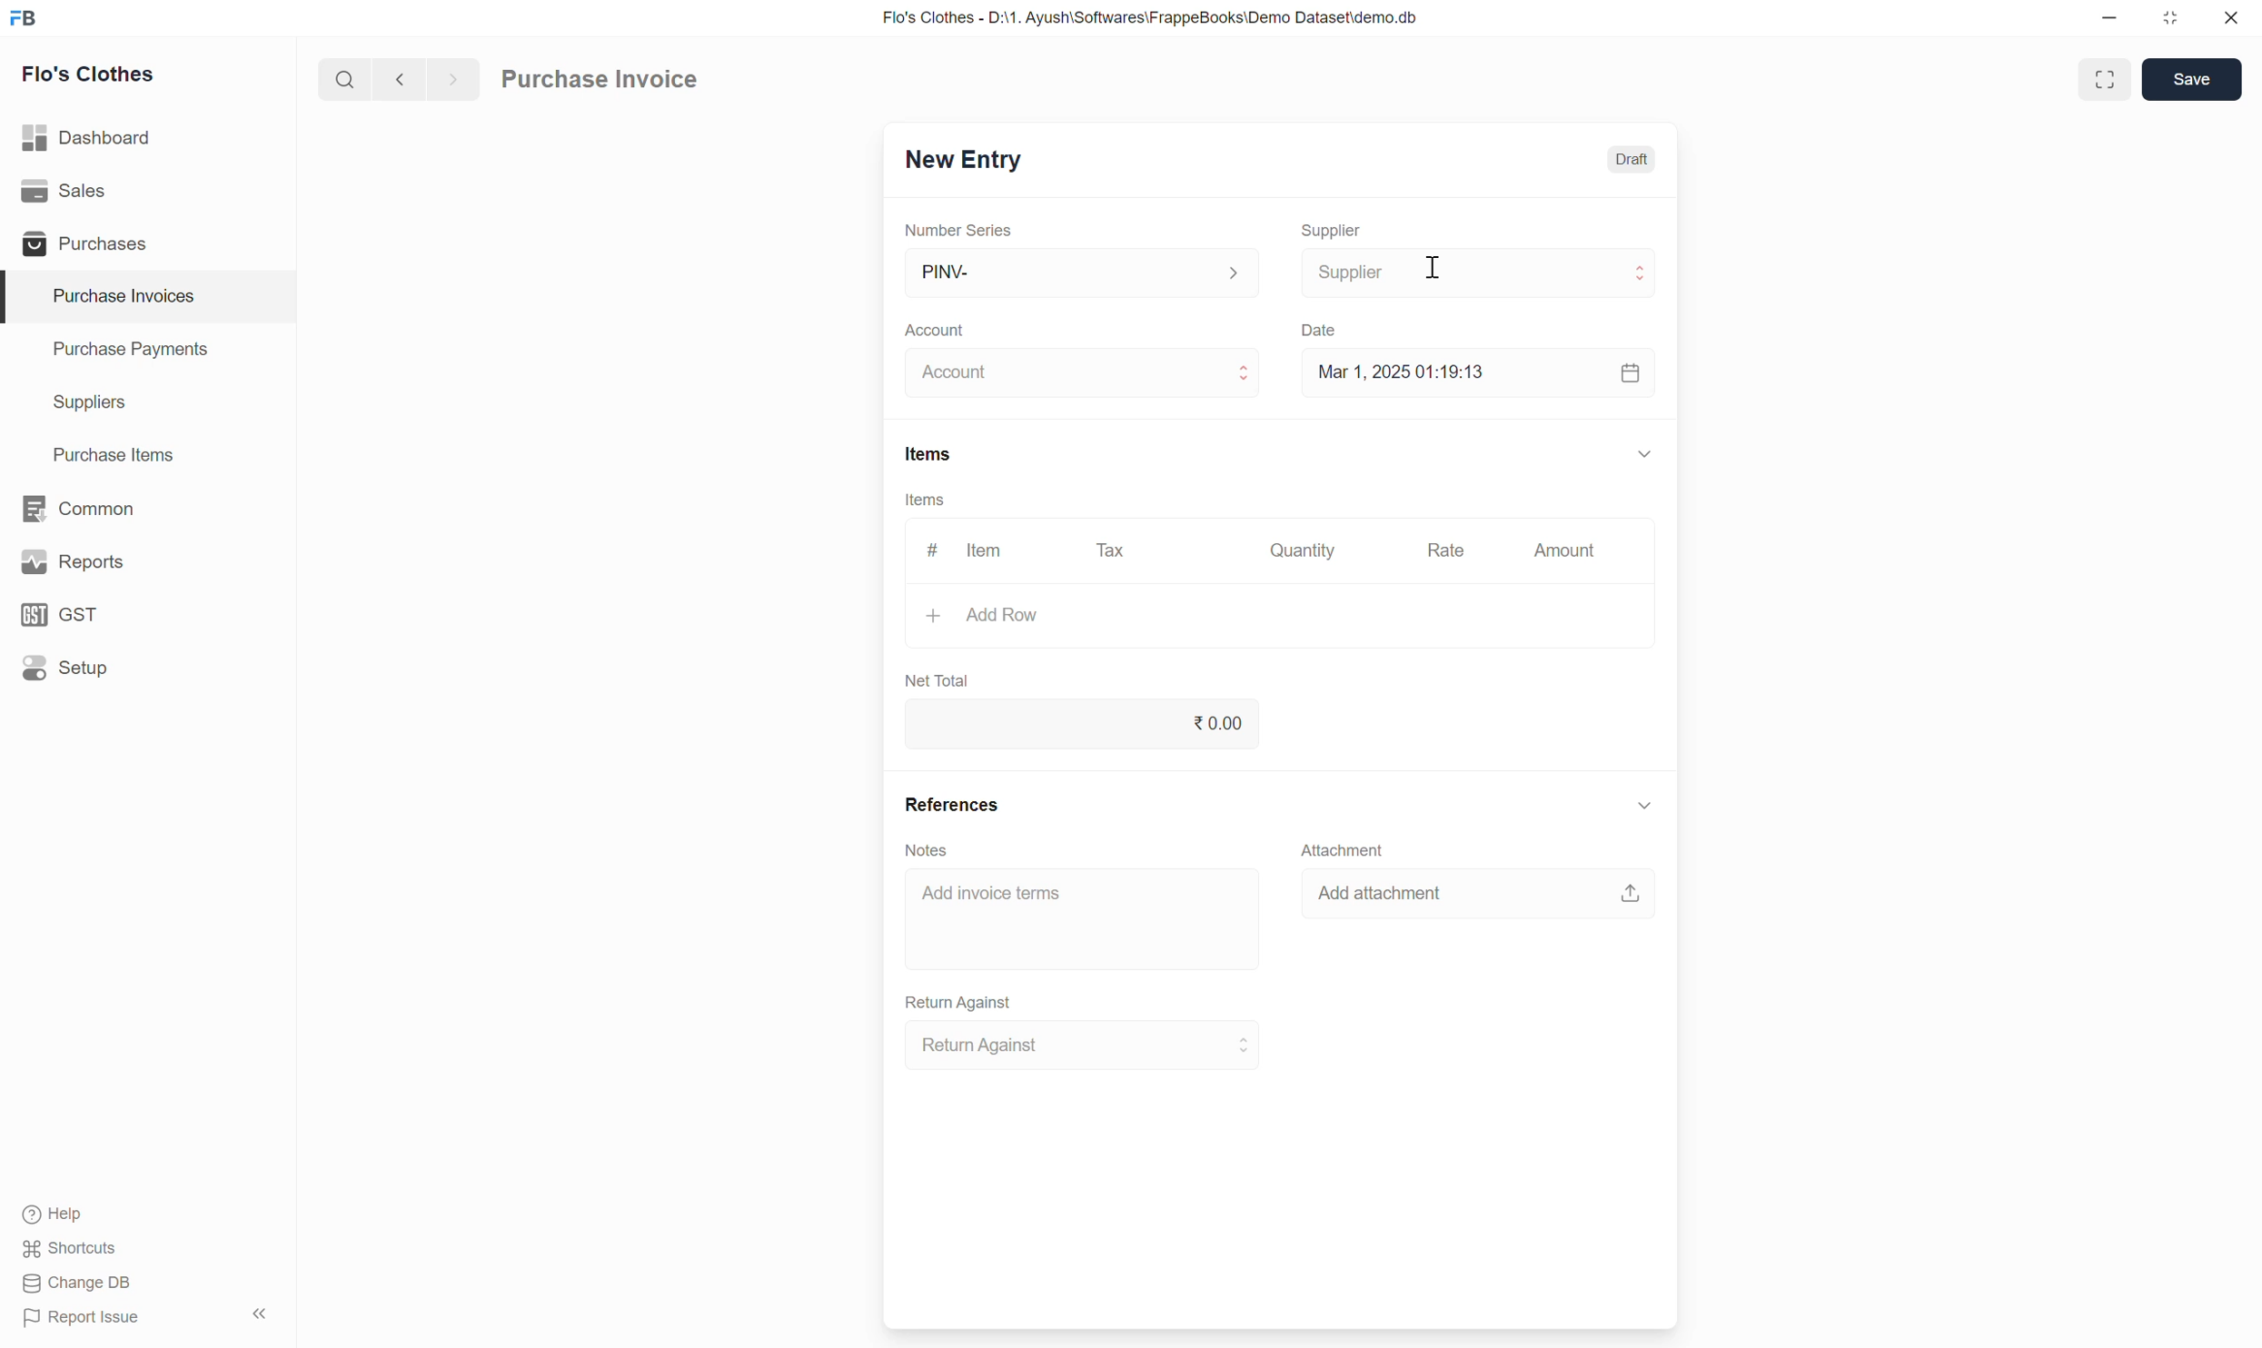  I want to click on References, so click(954, 804).